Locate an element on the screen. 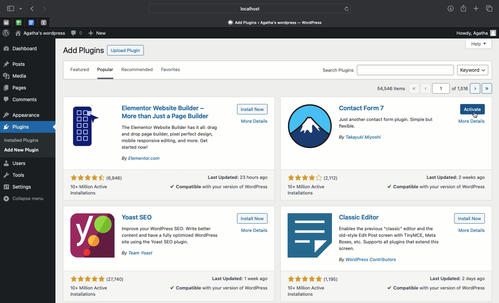  Install now is located at coordinates (253, 110).